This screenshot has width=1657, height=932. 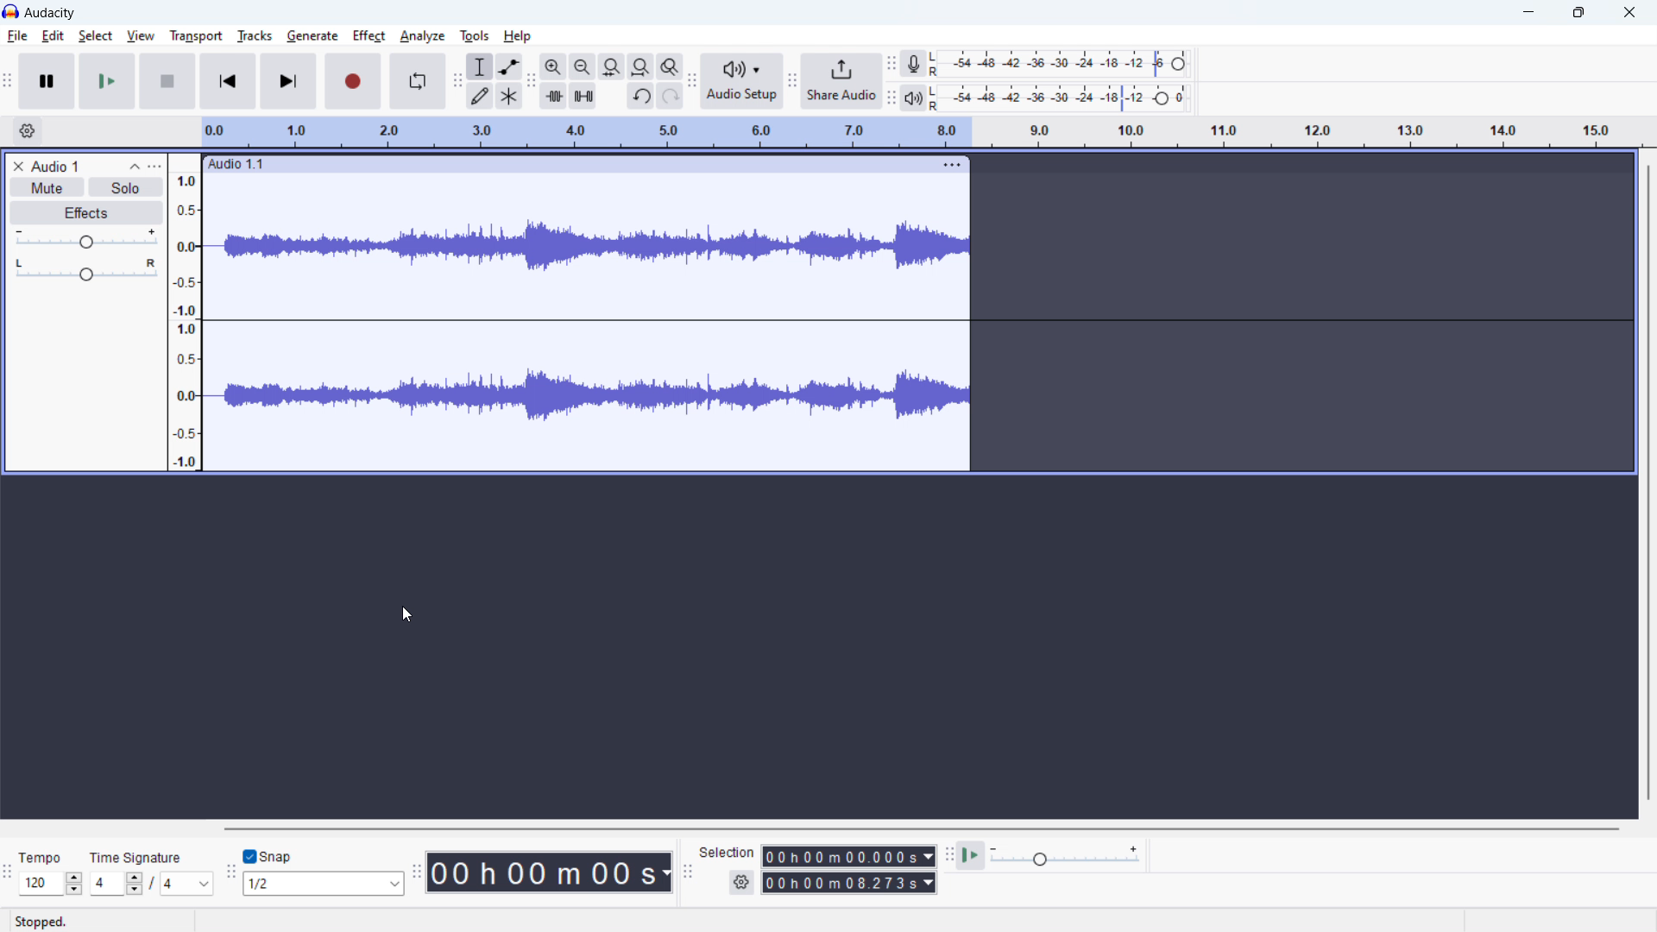 I want to click on time signature toolbar, so click(x=8, y=872).